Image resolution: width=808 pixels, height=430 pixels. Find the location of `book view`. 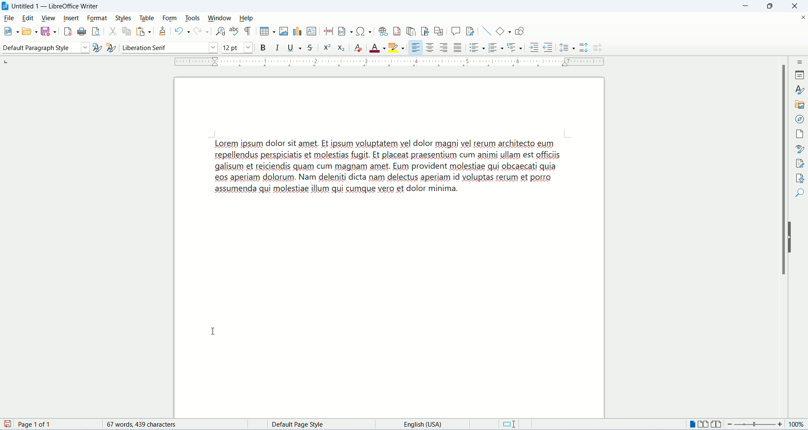

book view is located at coordinates (718, 425).